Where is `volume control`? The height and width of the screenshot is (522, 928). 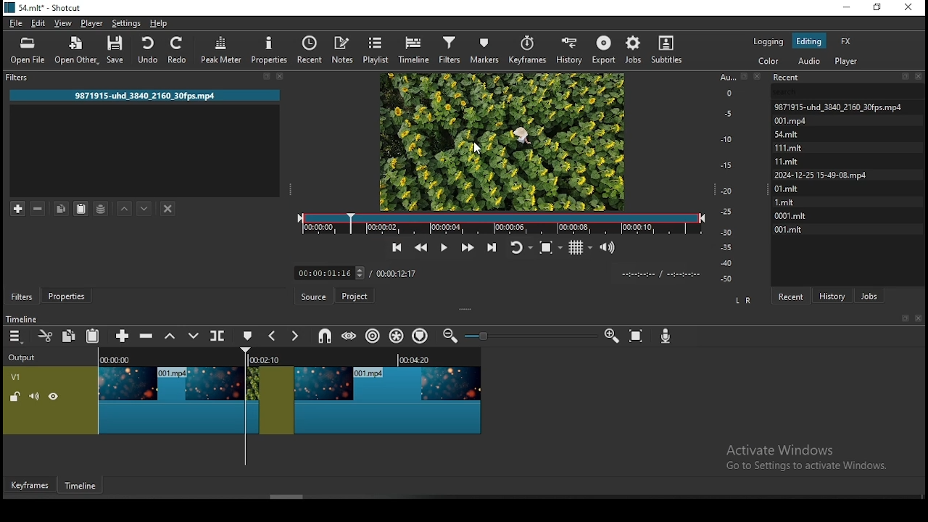
volume control is located at coordinates (609, 248).